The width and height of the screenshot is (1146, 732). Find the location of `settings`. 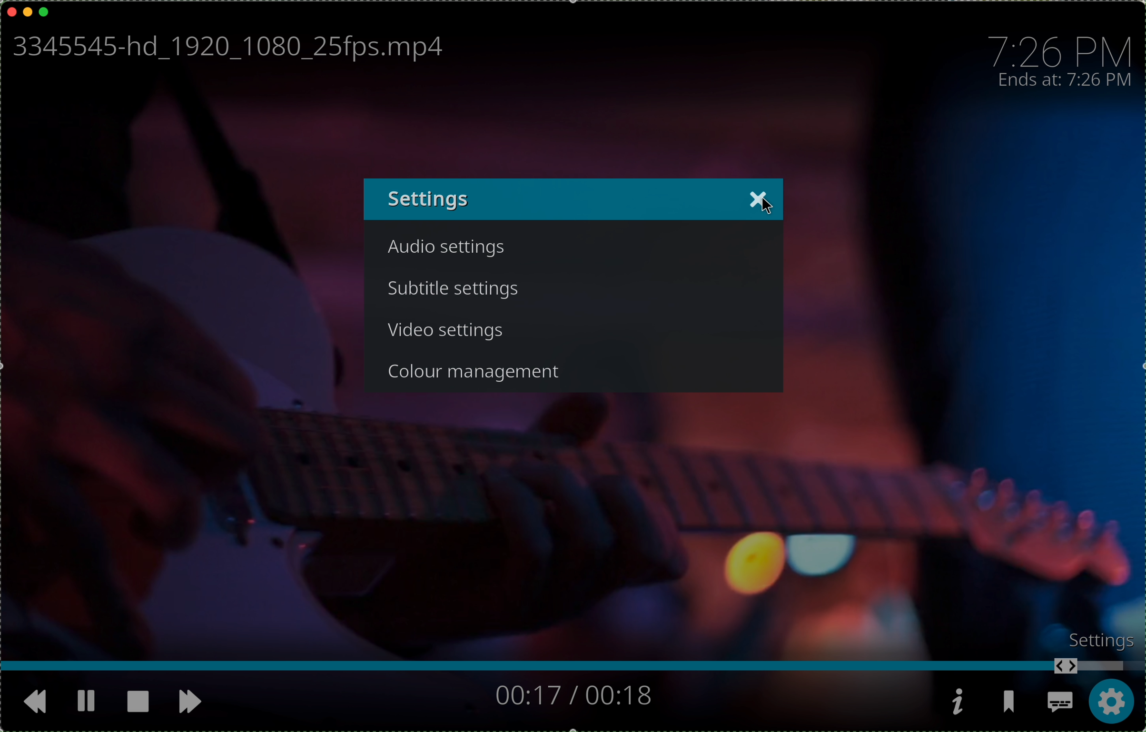

settings is located at coordinates (1094, 639).